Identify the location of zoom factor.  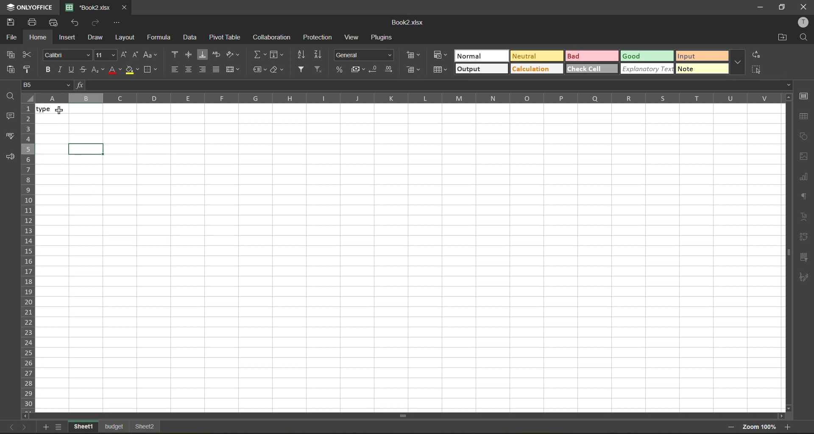
(758, 428).